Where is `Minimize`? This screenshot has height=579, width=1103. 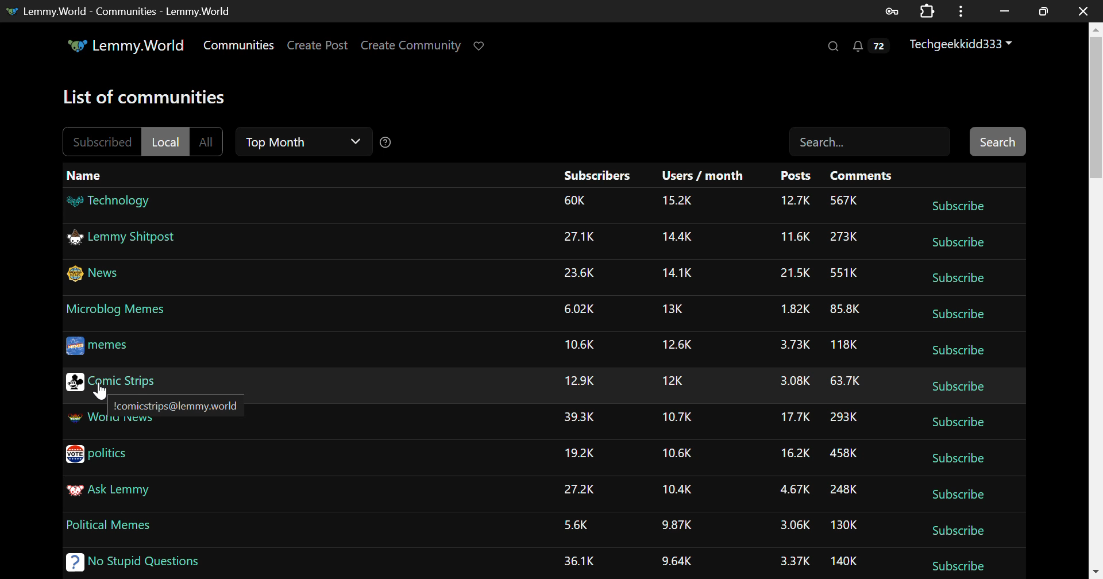 Minimize is located at coordinates (1046, 11).